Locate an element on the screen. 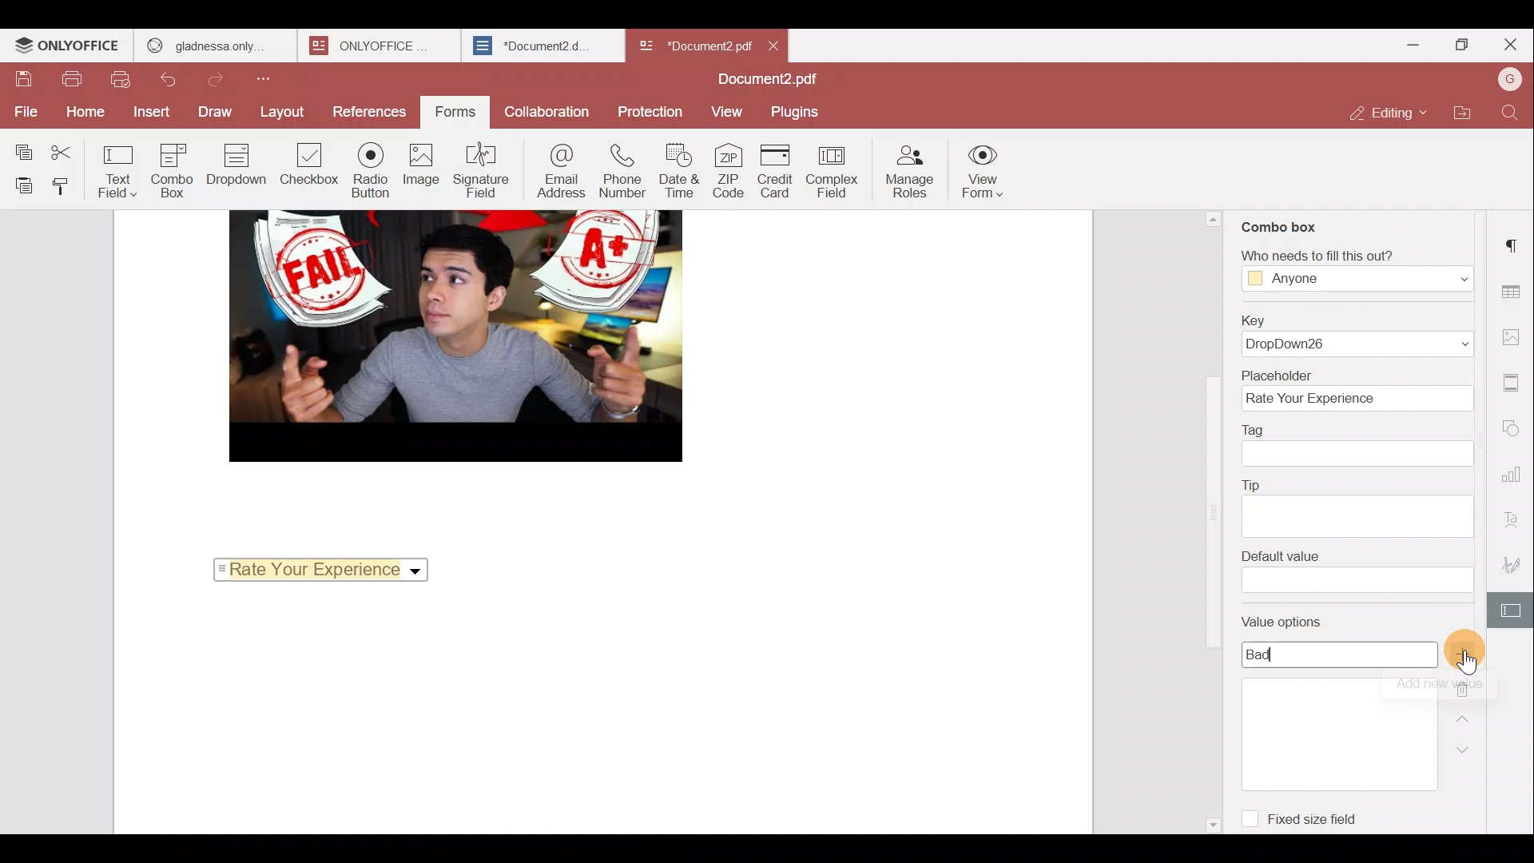 Image resolution: width=1534 pixels, height=863 pixels. Forms is located at coordinates (450, 113).